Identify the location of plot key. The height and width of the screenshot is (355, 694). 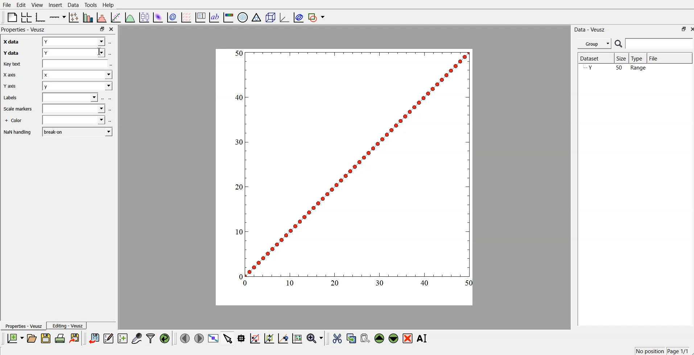
(200, 17).